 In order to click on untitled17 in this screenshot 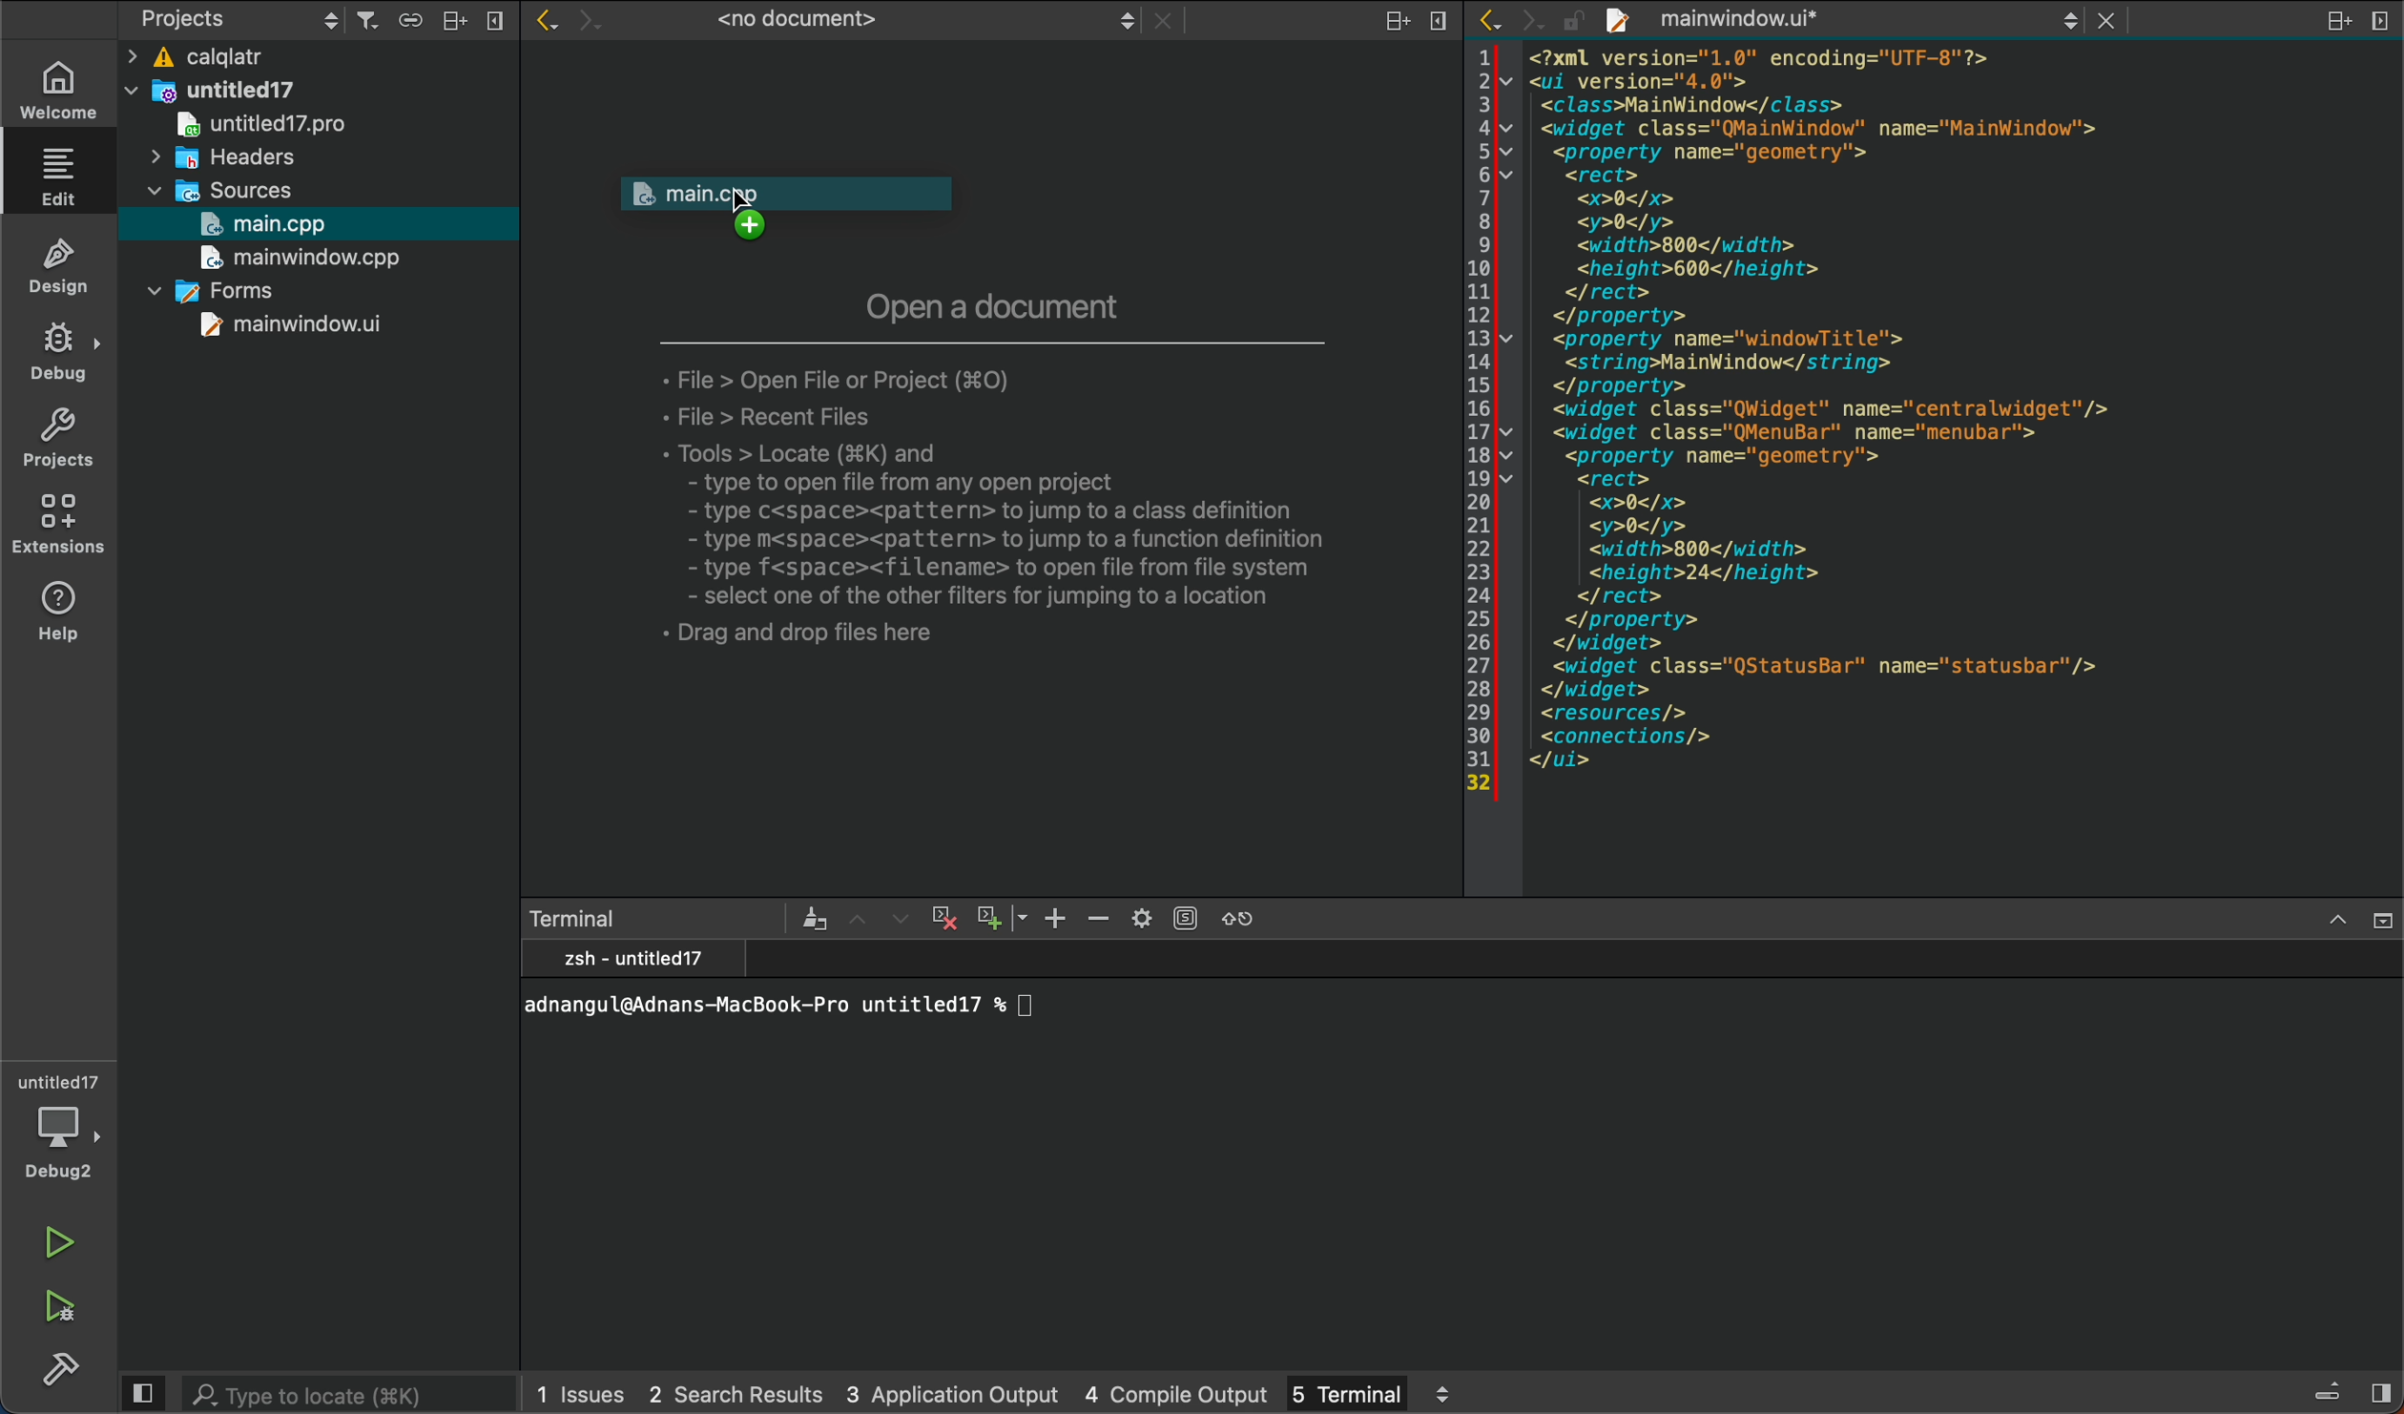, I will do `click(213, 91)`.